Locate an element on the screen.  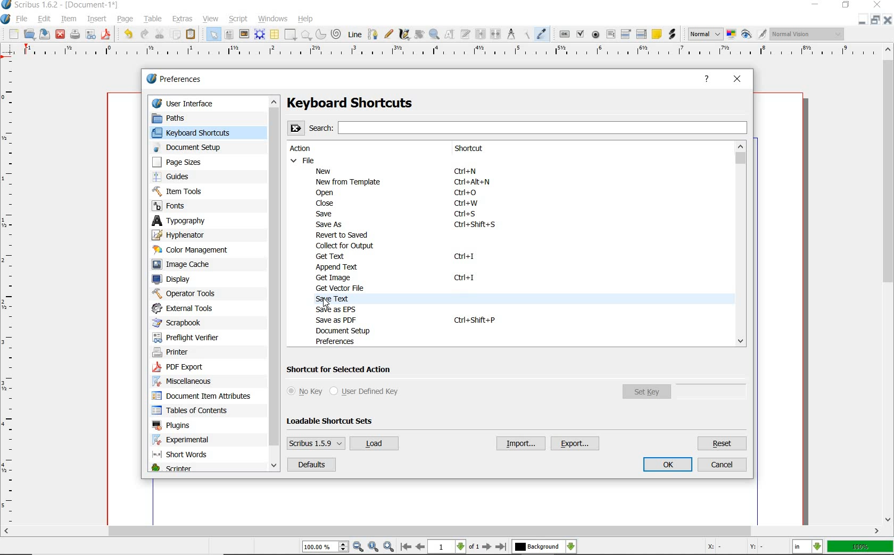
render frame is located at coordinates (259, 35).